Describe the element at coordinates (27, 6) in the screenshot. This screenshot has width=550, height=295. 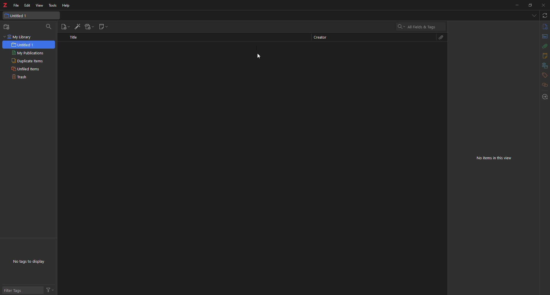
I see `edit` at that location.